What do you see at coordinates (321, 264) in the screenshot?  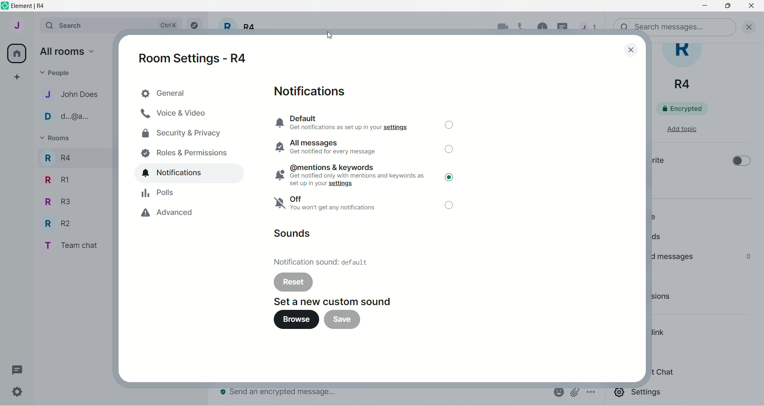 I see `Notification sound: default` at bounding box center [321, 264].